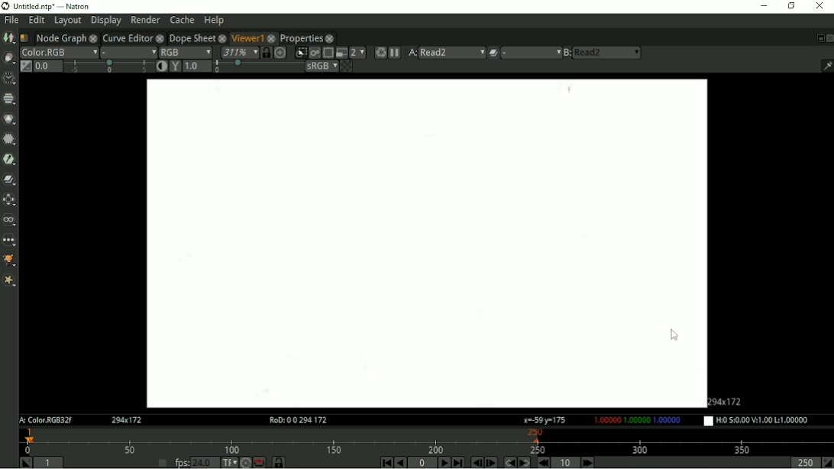 The height and width of the screenshot is (469, 834). Describe the element at coordinates (280, 52) in the screenshot. I see `Scales the image` at that location.